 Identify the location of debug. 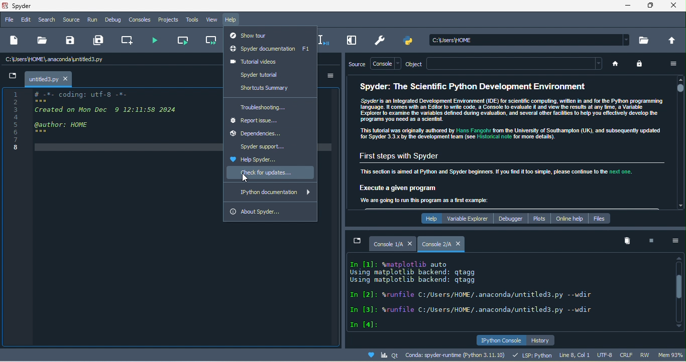
(111, 20).